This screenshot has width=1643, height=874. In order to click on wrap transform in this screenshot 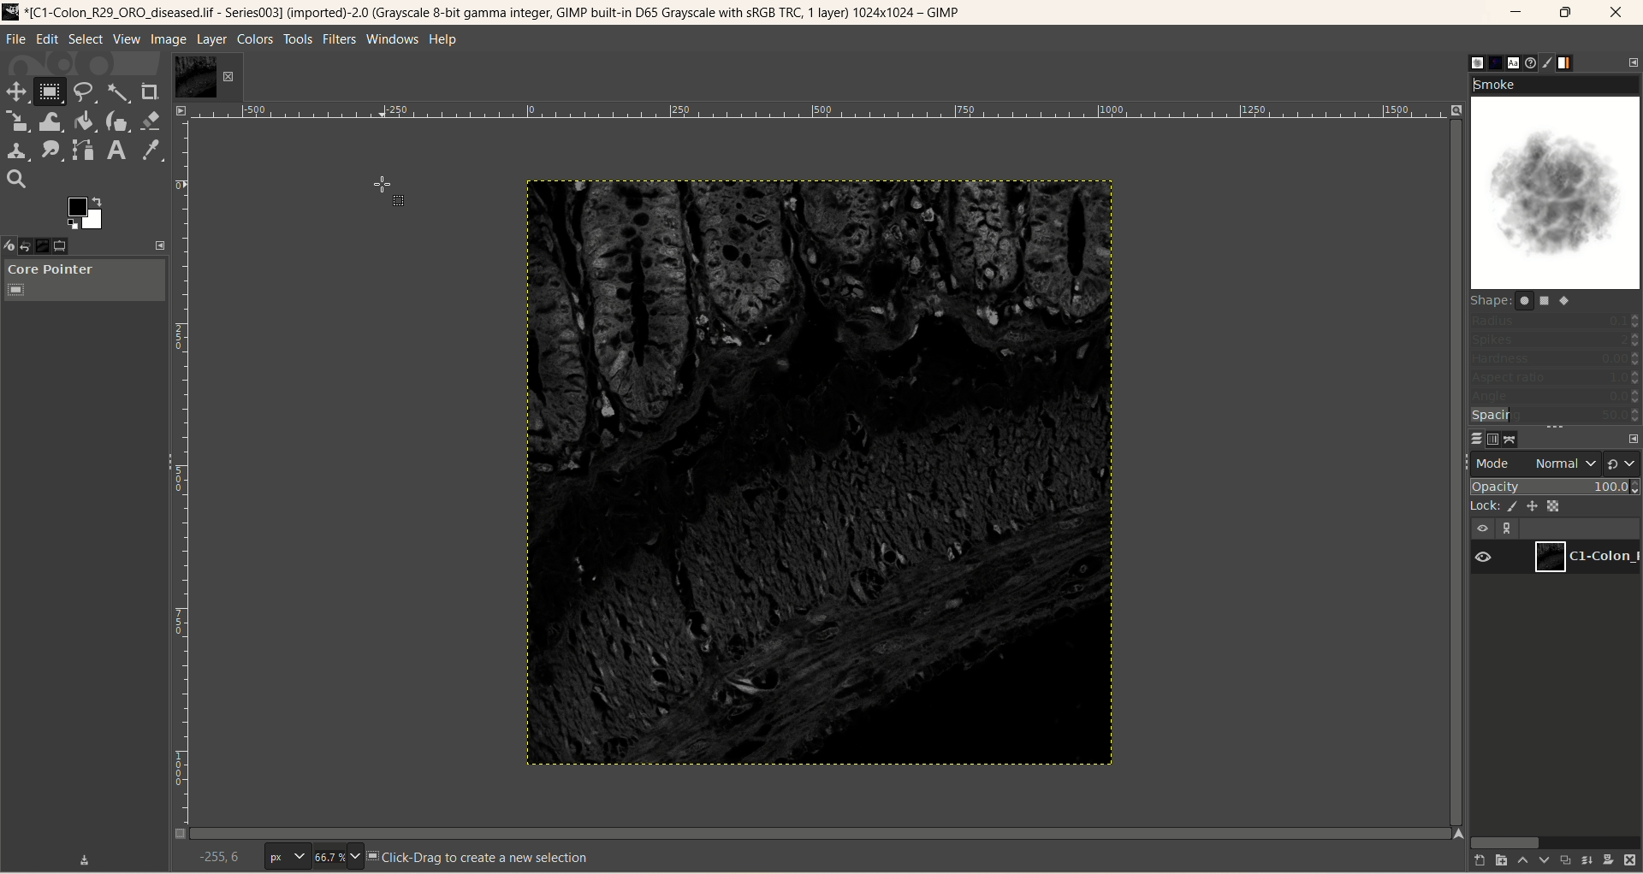, I will do `click(52, 122)`.